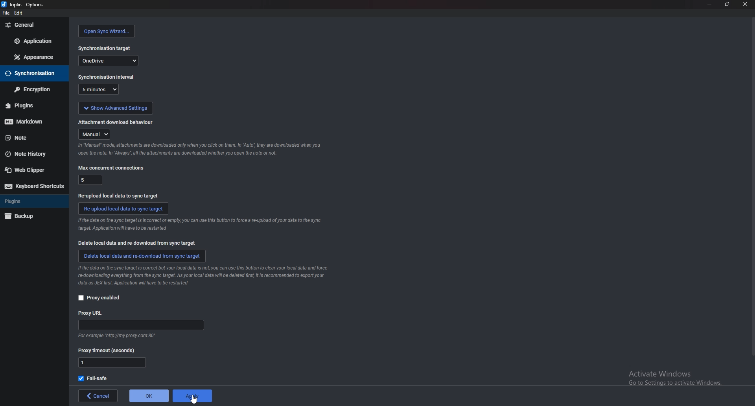 This screenshot has height=406, width=755. What do you see at coordinates (112, 168) in the screenshot?
I see `max concurrent connections` at bounding box center [112, 168].